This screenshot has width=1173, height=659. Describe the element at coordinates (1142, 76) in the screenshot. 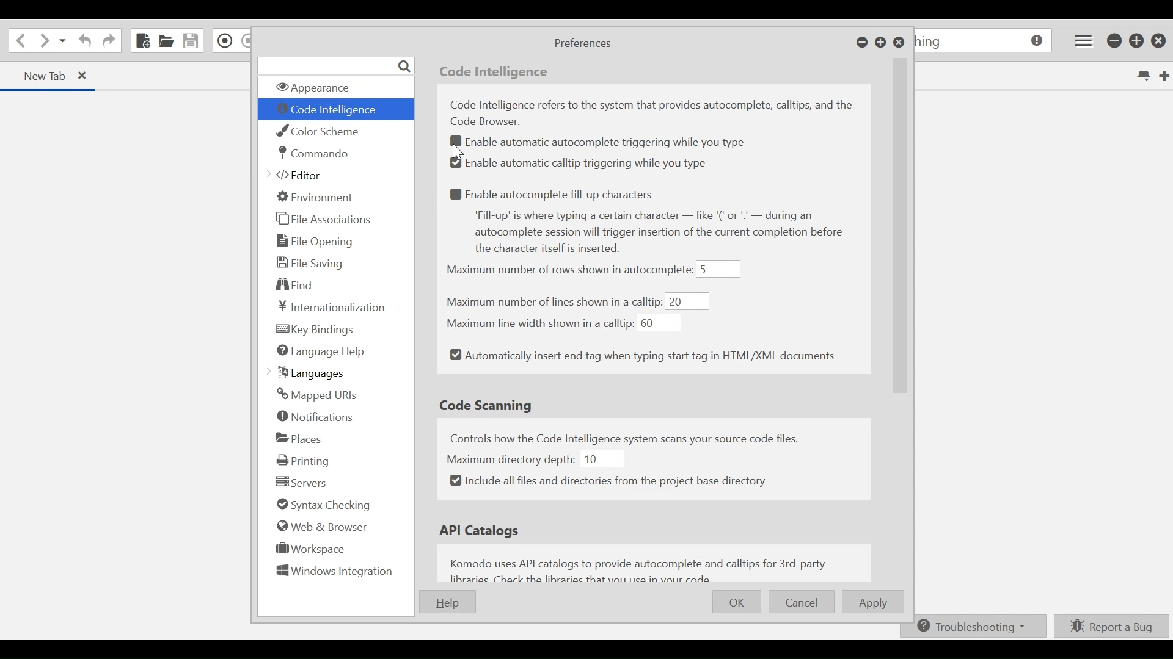

I see `List of tabs` at that location.